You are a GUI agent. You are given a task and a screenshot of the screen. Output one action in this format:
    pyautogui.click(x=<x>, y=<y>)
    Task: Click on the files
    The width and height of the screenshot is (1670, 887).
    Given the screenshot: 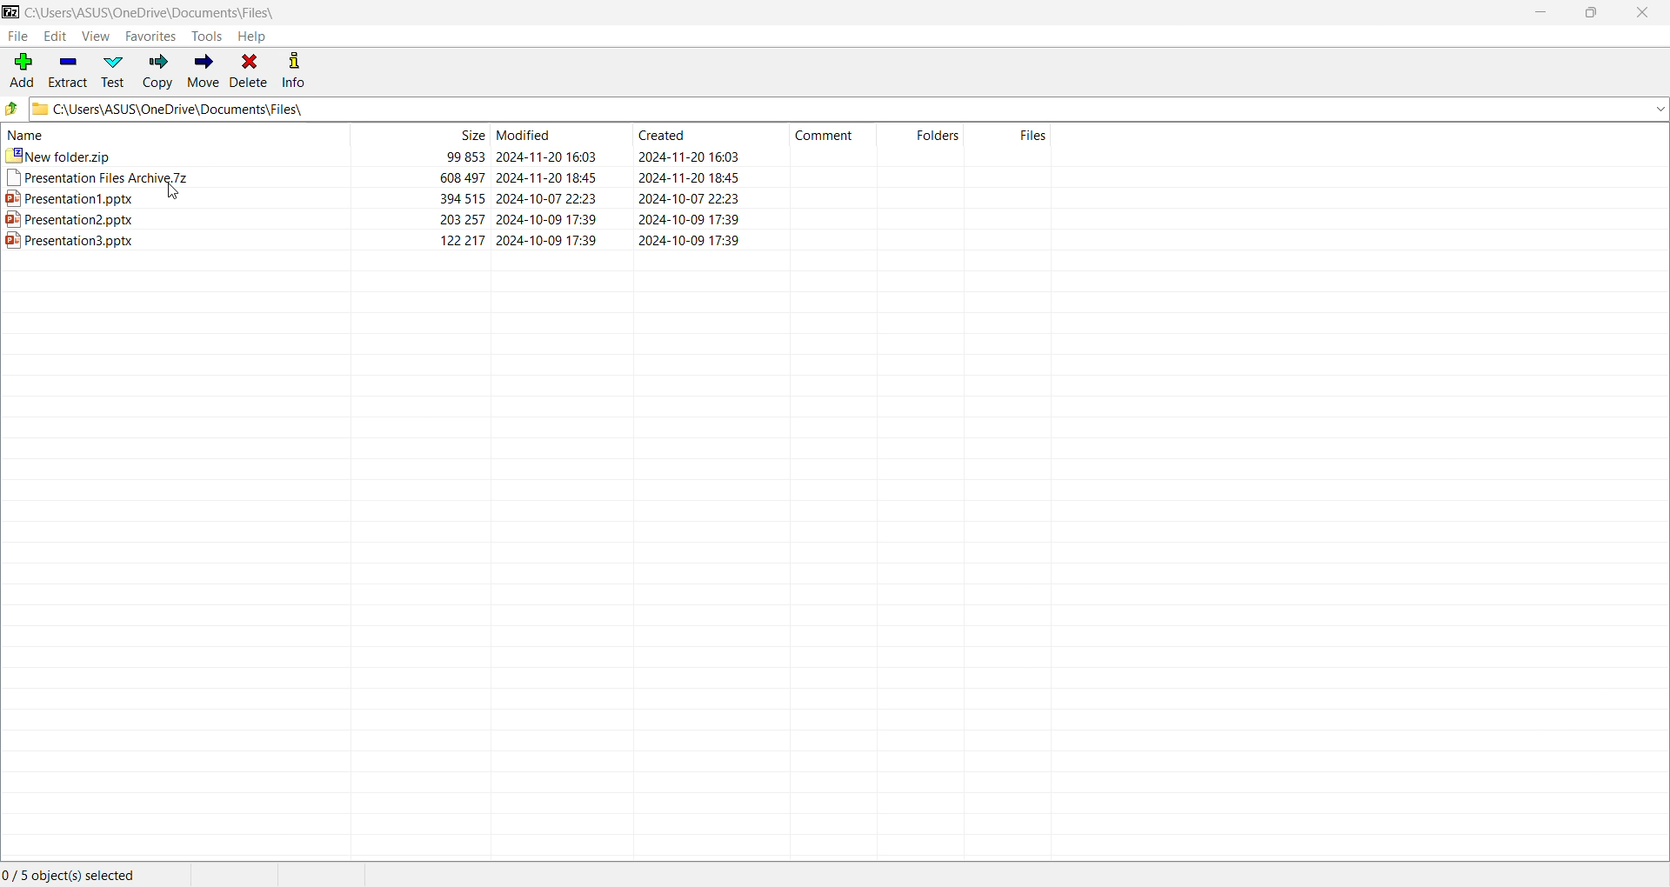 What is the action you would take?
    pyautogui.click(x=1012, y=134)
    